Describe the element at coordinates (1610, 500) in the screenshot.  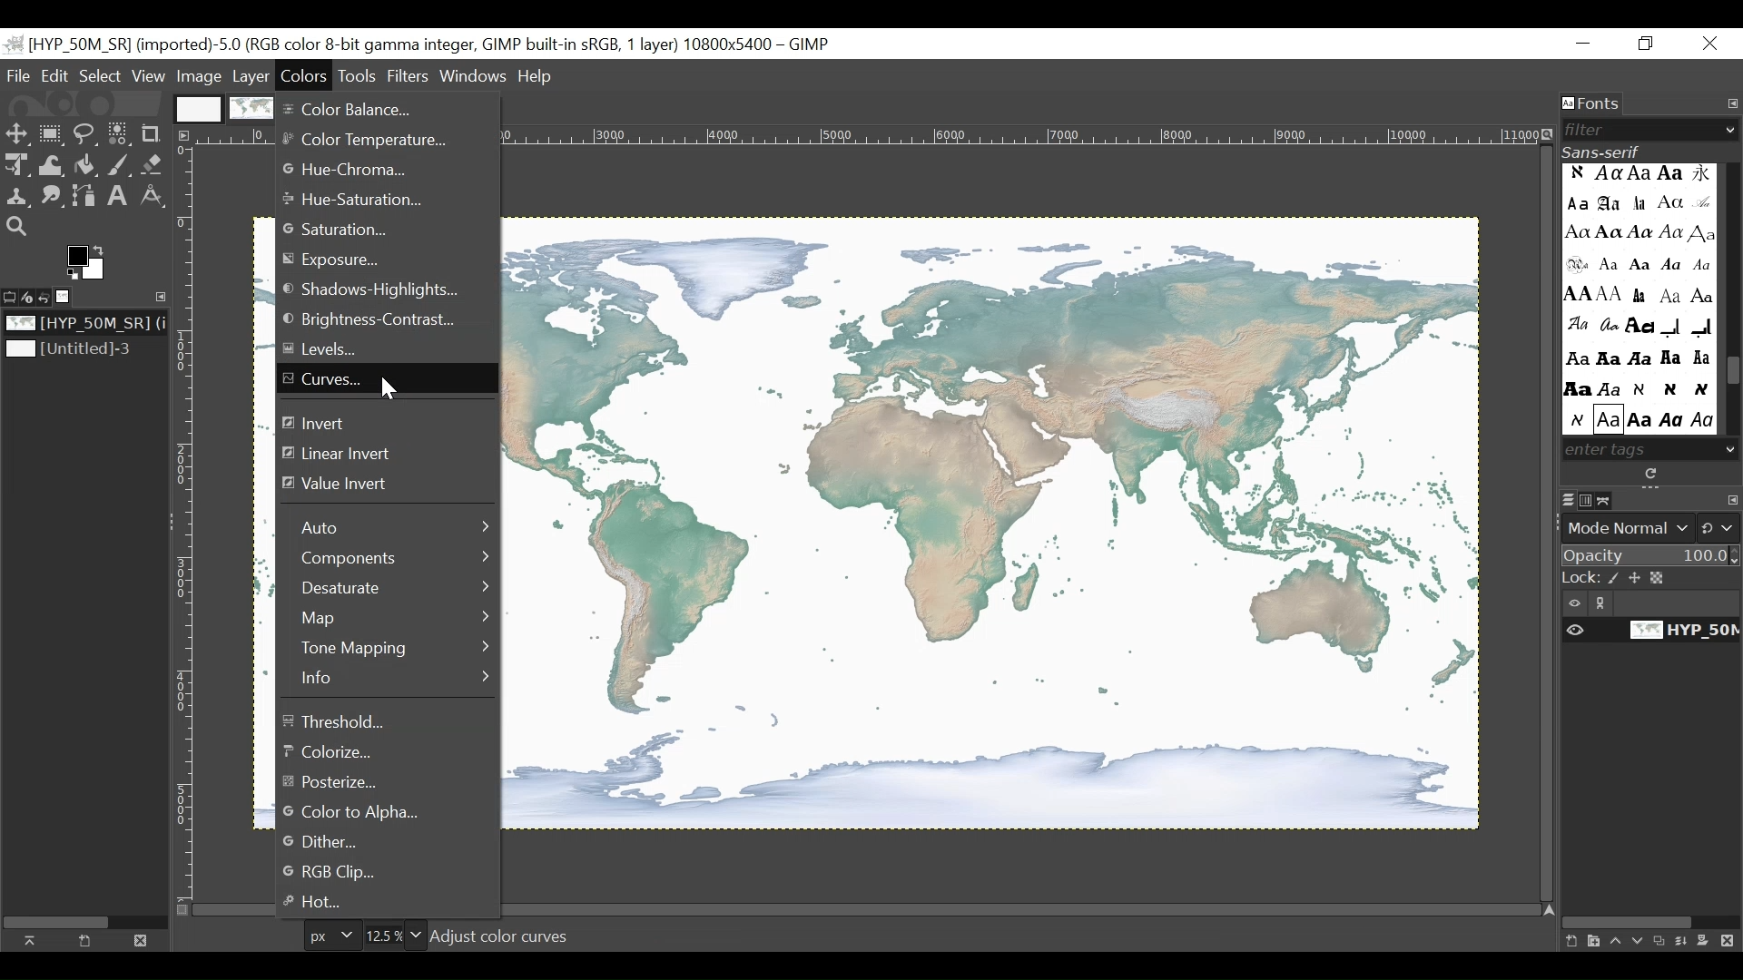
I see `Paths` at that location.